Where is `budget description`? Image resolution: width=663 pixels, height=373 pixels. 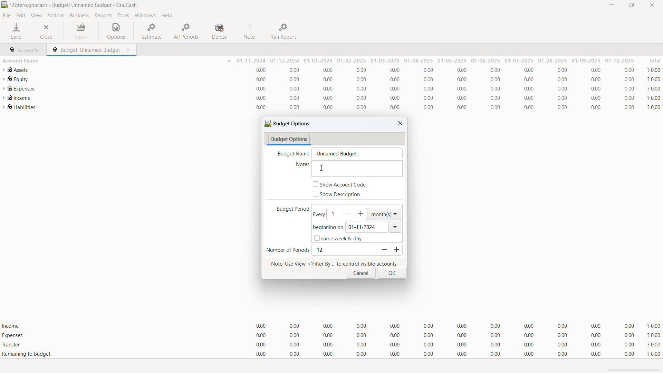
budget description is located at coordinates (357, 169).